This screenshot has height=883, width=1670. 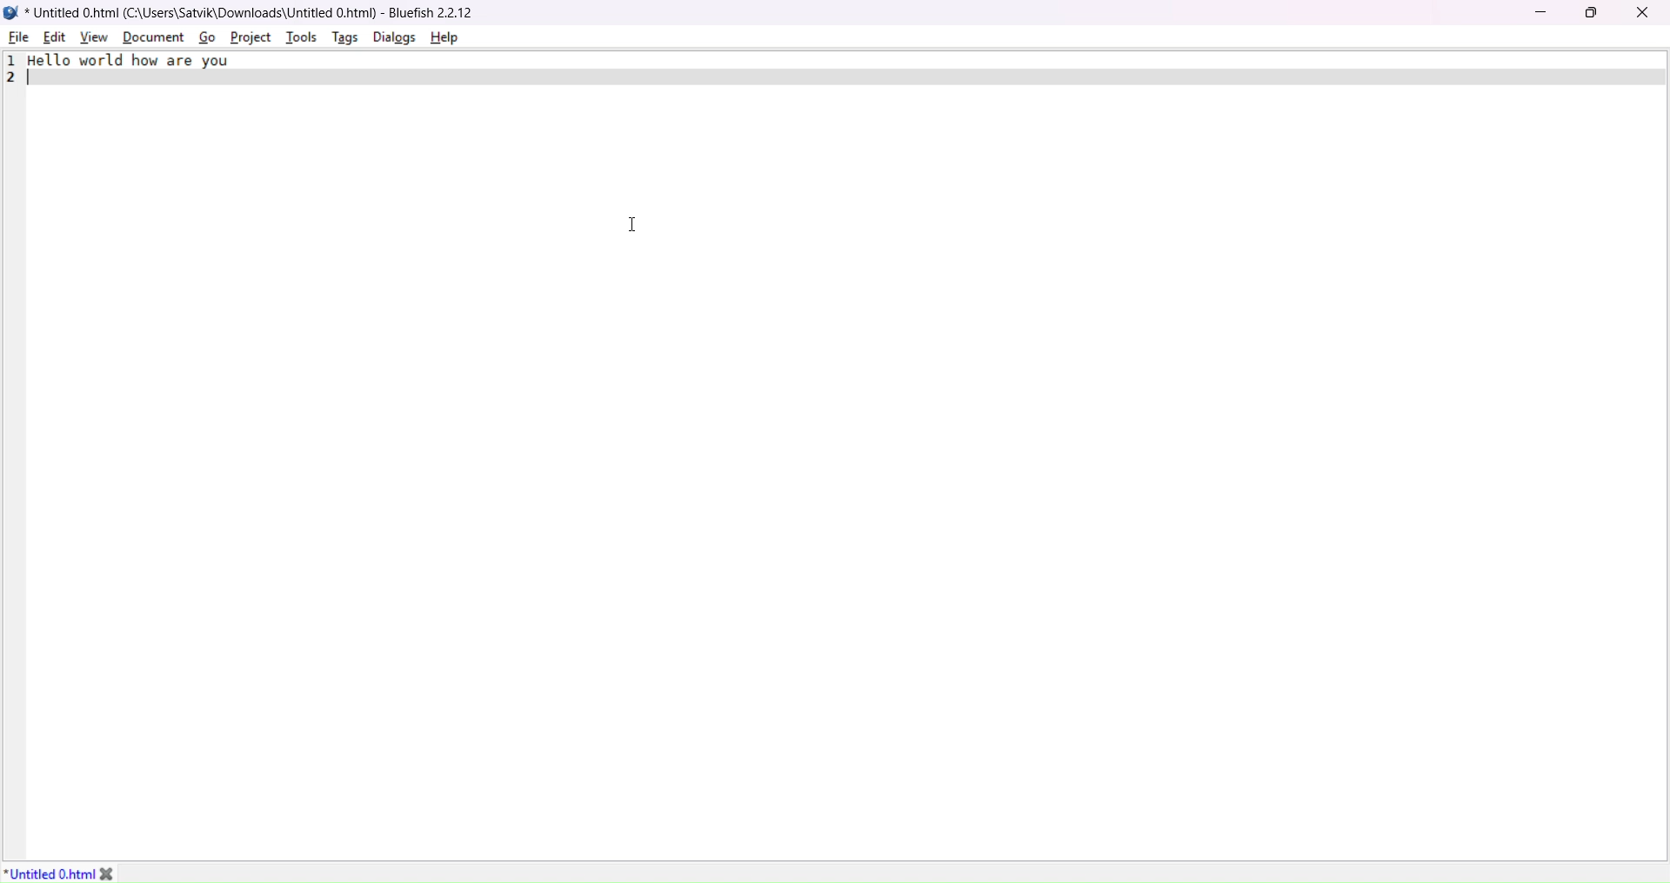 What do you see at coordinates (1593, 14) in the screenshot?
I see `Maximize` at bounding box center [1593, 14].